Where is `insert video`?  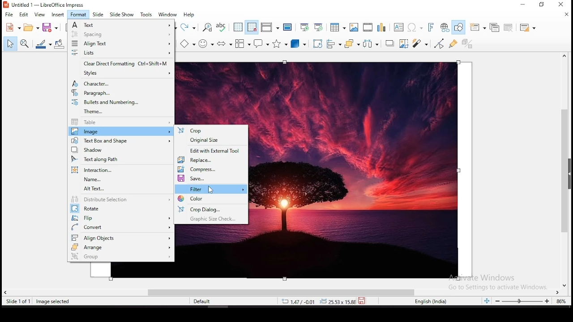
insert video is located at coordinates (368, 28).